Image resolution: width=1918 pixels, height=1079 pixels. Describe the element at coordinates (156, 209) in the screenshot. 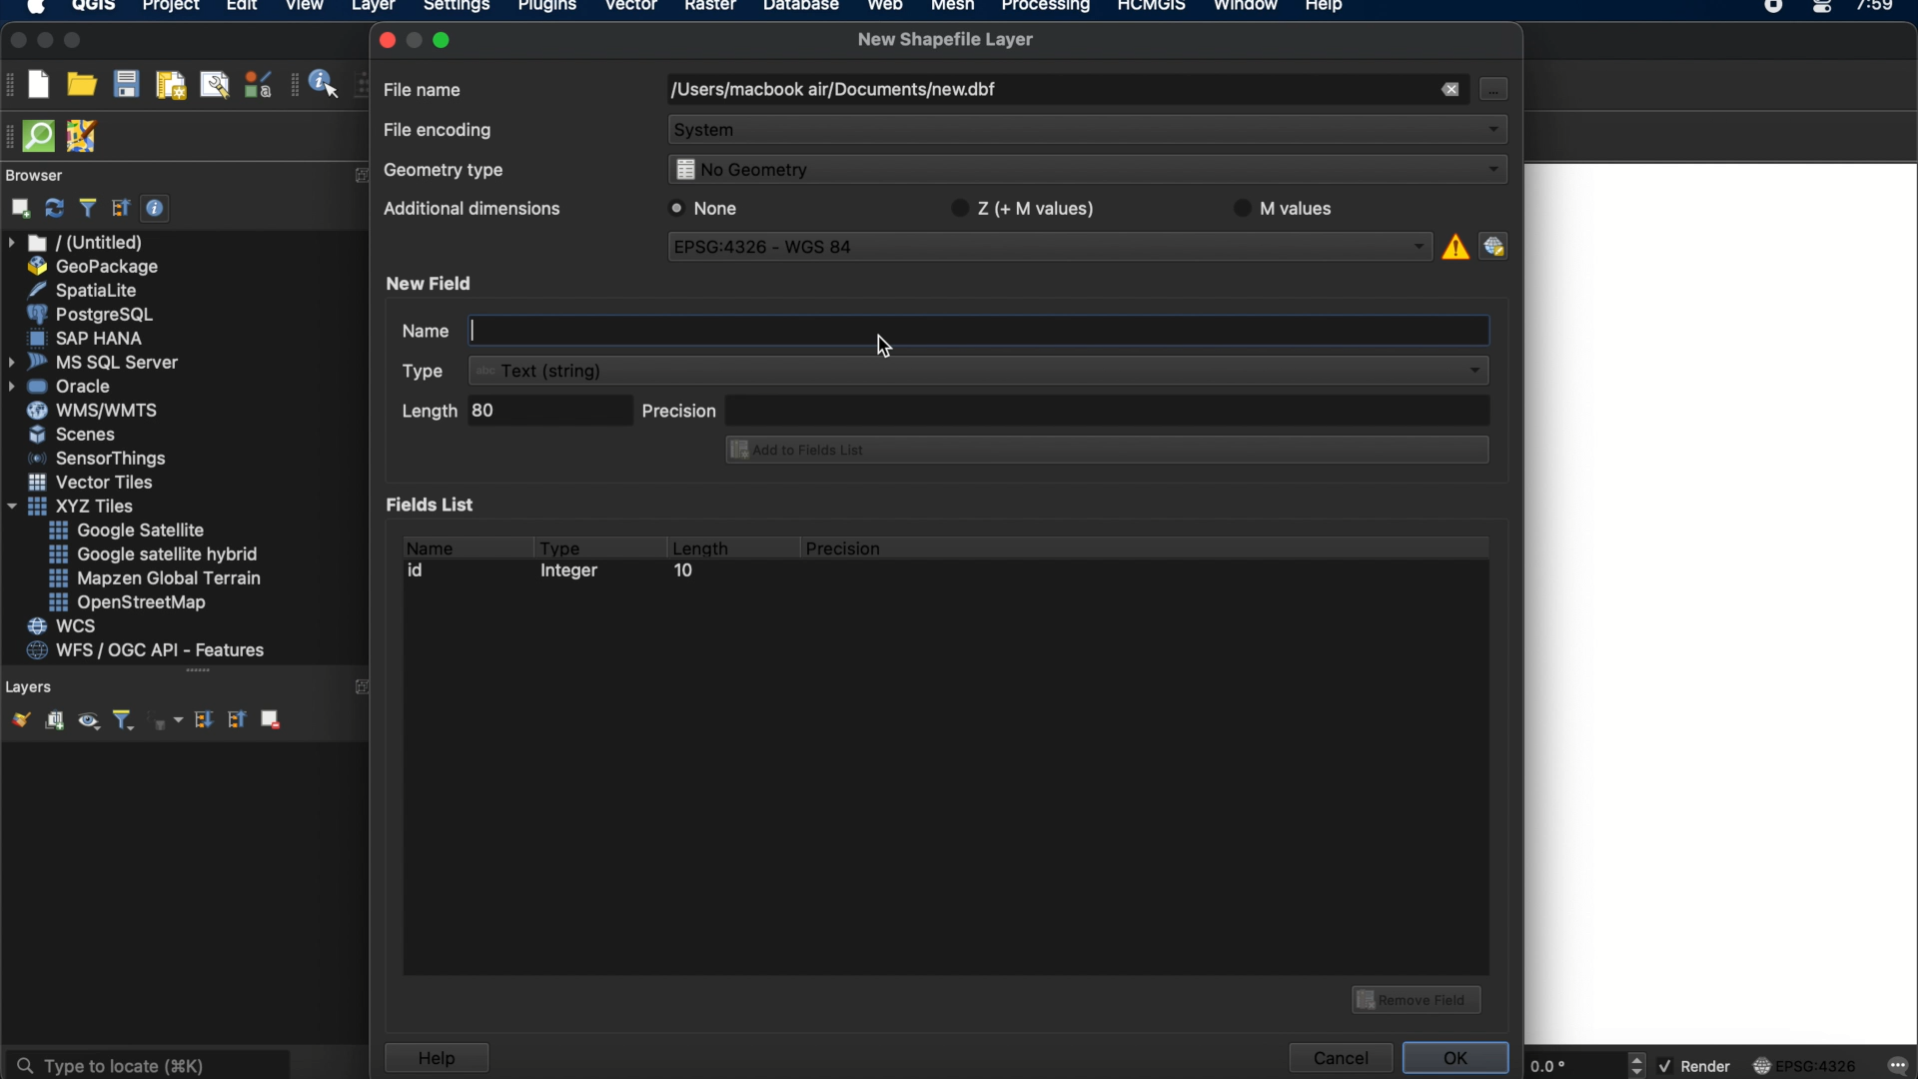

I see `enable/disable properties widget` at that location.